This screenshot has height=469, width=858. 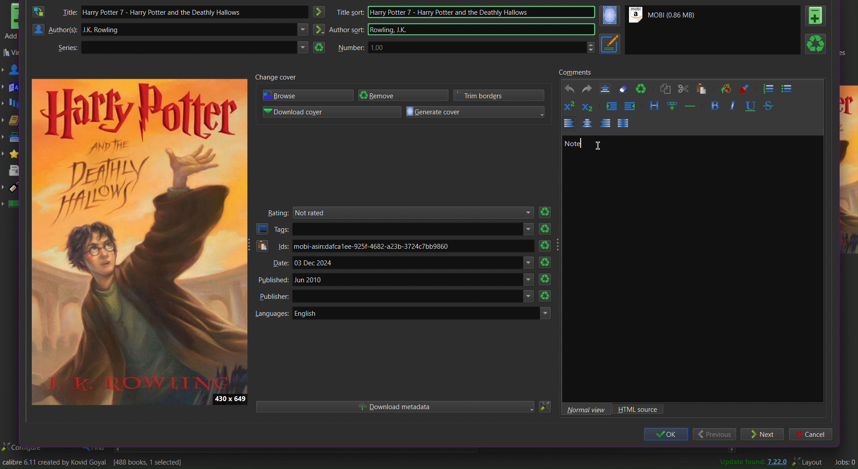 I want to click on Ids, so click(x=272, y=247).